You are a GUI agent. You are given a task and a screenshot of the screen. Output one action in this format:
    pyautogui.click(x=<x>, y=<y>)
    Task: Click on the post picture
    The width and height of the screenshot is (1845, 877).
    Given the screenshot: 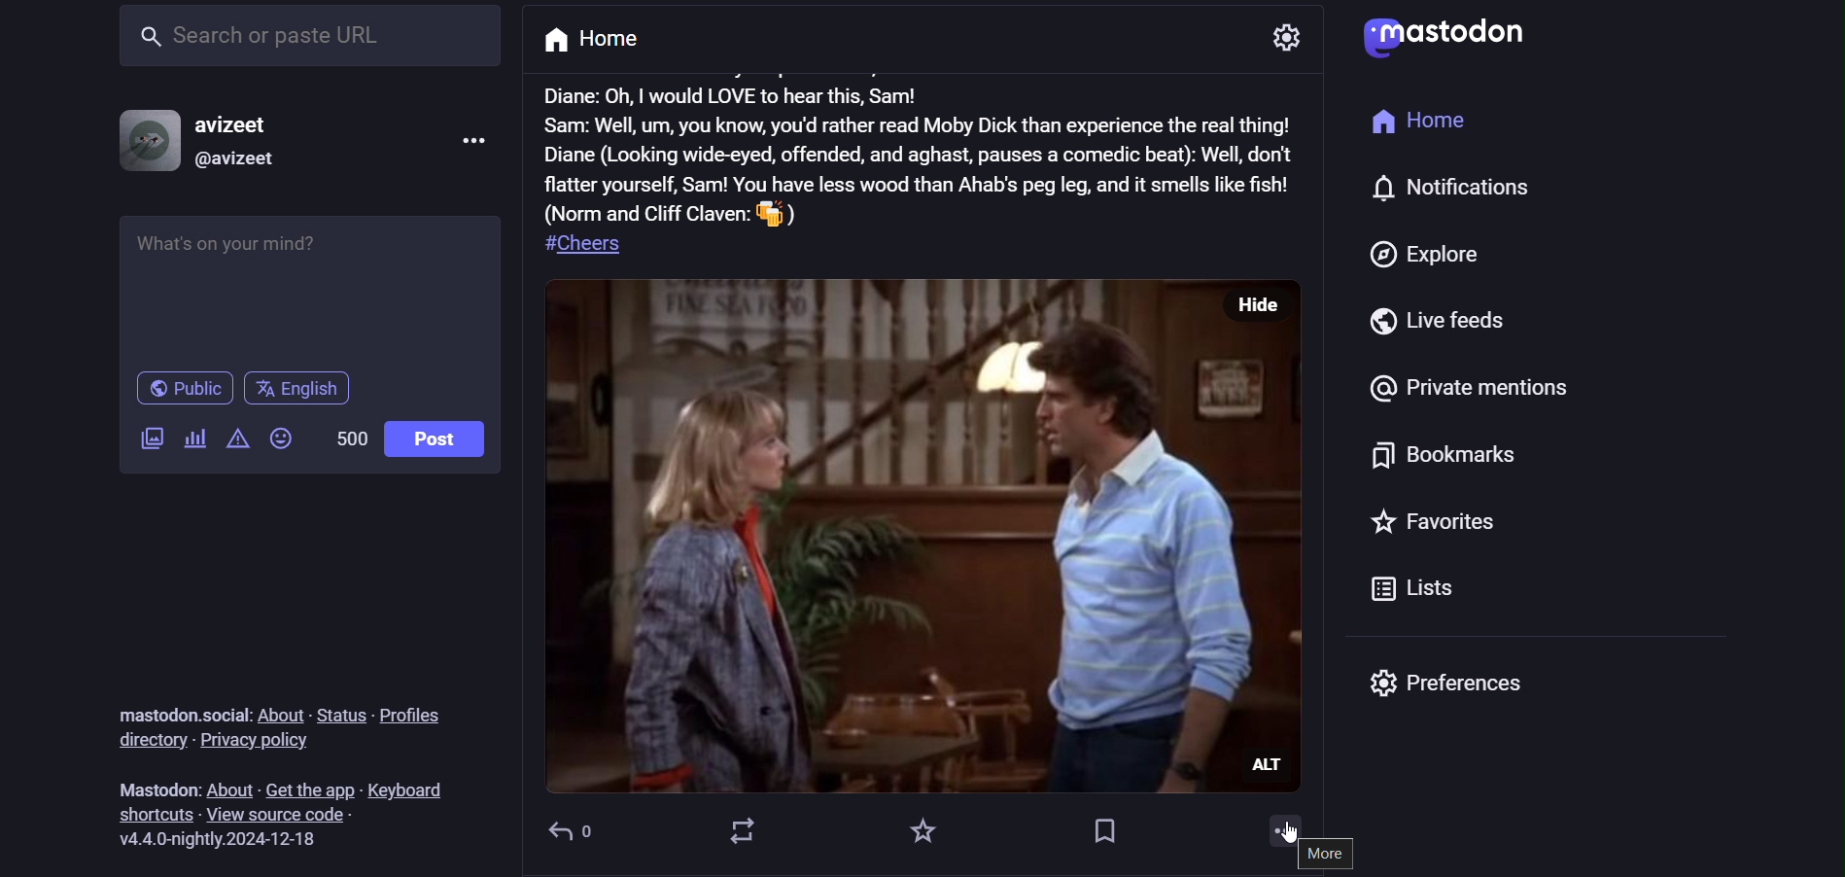 What is the action you would take?
    pyautogui.click(x=869, y=537)
    